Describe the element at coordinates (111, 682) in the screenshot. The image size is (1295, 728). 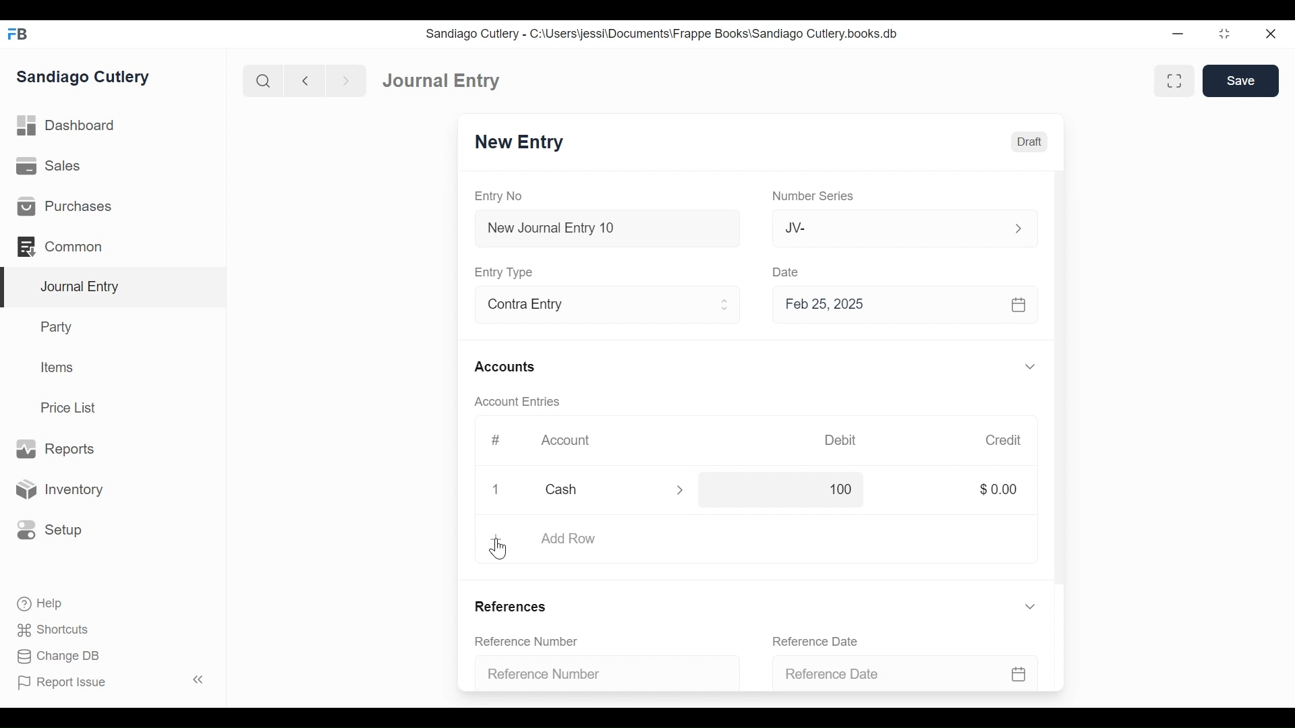
I see `Report Issue` at that location.